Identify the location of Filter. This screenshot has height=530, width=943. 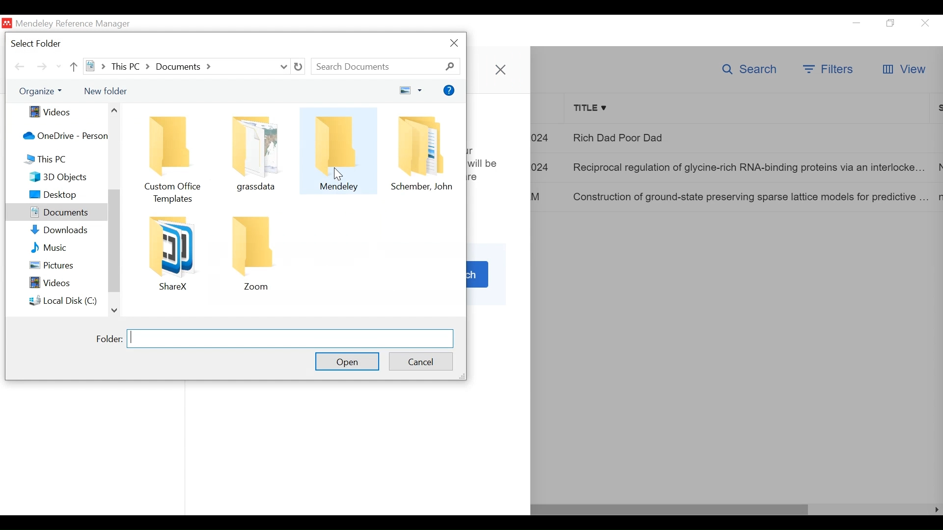
(828, 68).